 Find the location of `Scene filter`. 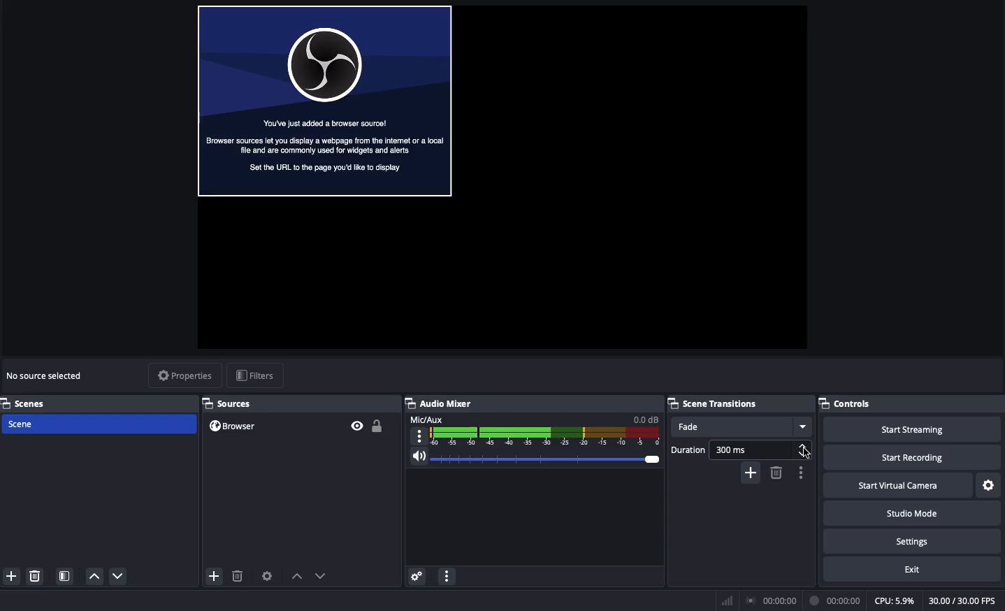

Scene filter is located at coordinates (65, 577).